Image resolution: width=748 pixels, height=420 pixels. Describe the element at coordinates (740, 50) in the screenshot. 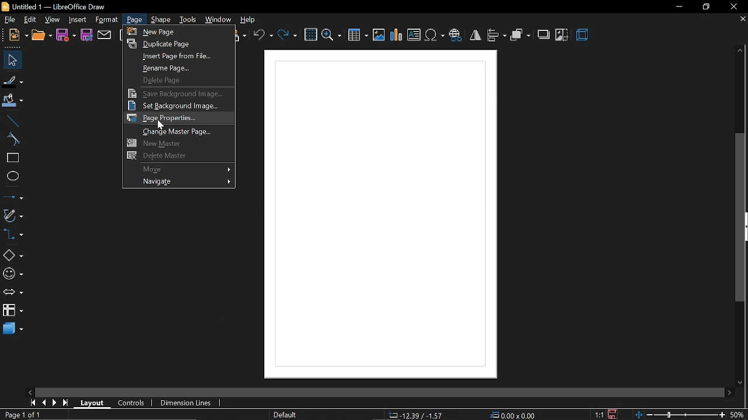

I see `move up` at that location.